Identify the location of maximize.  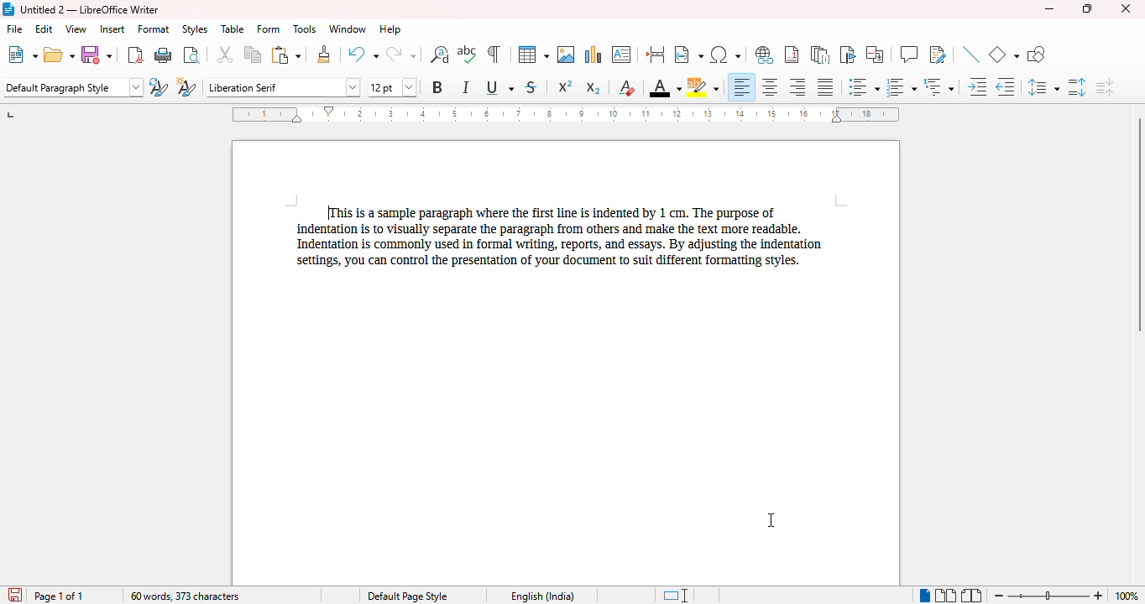
(1088, 8).